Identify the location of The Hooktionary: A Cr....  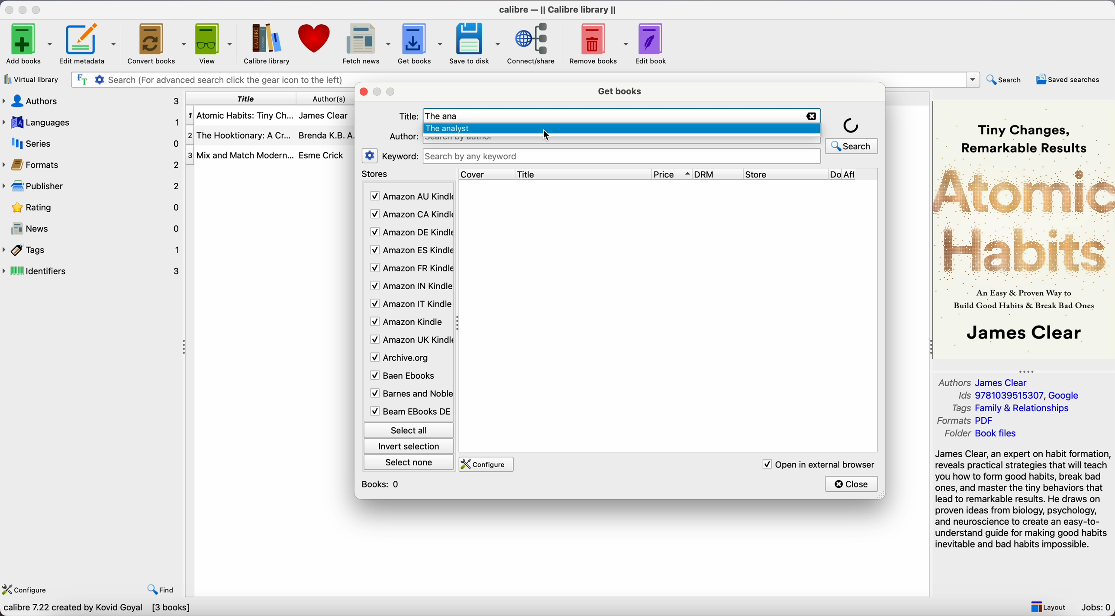
(242, 135).